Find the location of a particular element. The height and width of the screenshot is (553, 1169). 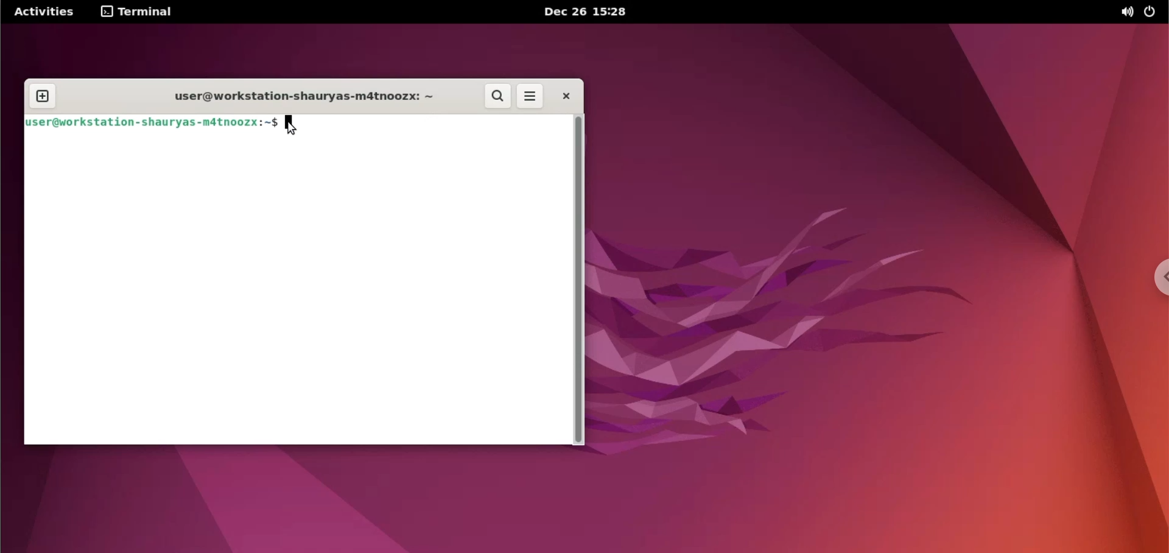

user@workstation-shauryas-m4tnoozx: ~ is located at coordinates (298, 97).